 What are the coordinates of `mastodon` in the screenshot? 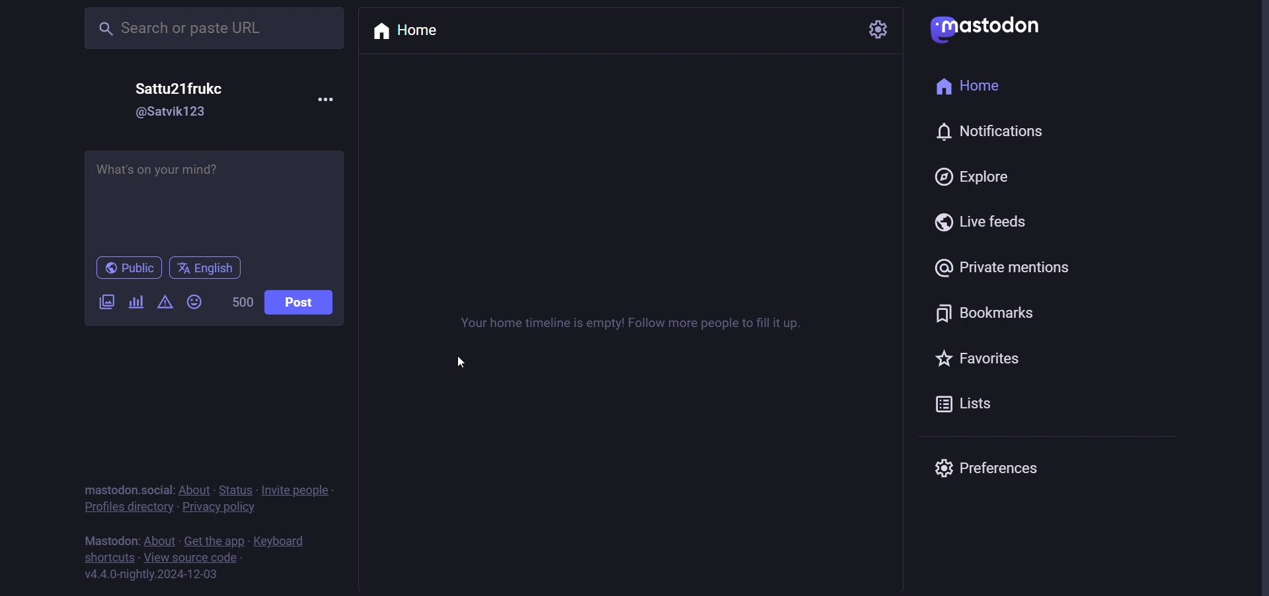 It's located at (990, 27).